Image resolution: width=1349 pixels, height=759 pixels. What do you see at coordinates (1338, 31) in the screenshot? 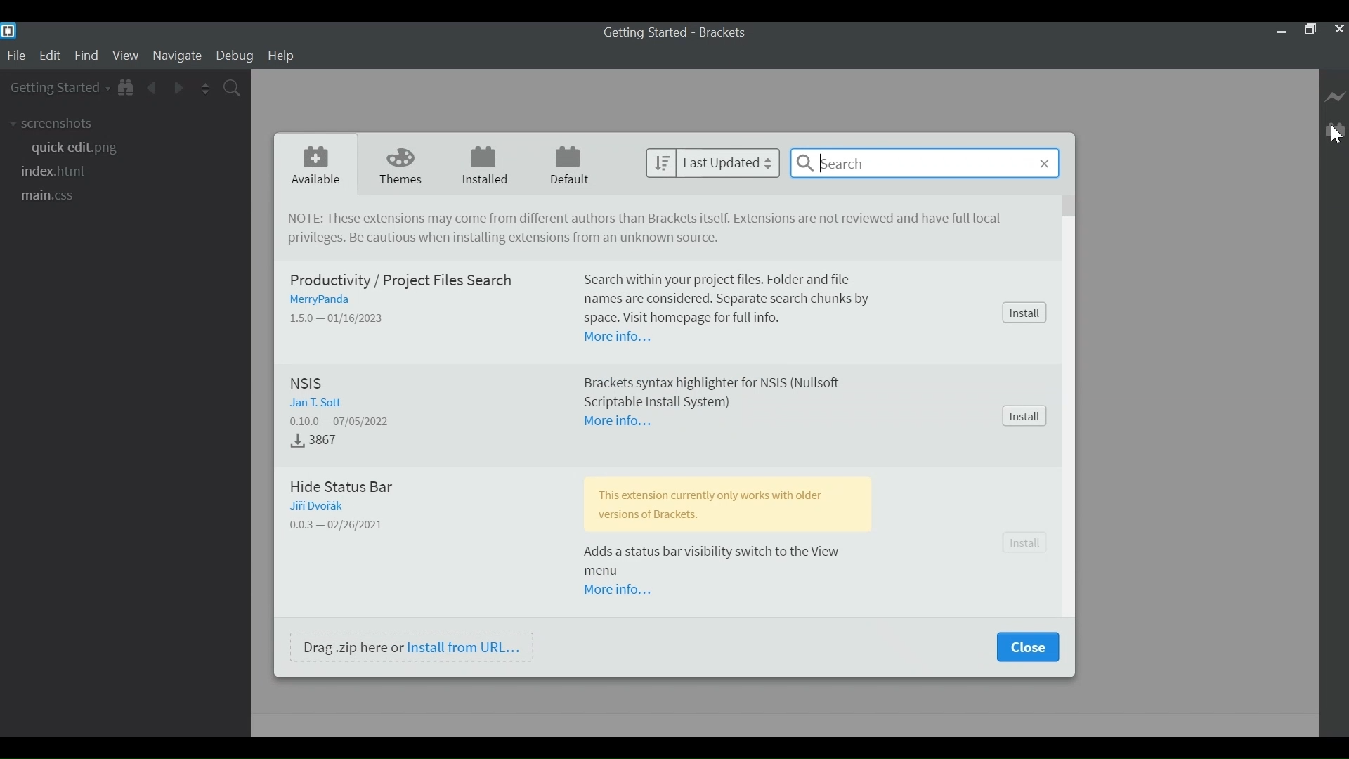
I see `Close` at bounding box center [1338, 31].